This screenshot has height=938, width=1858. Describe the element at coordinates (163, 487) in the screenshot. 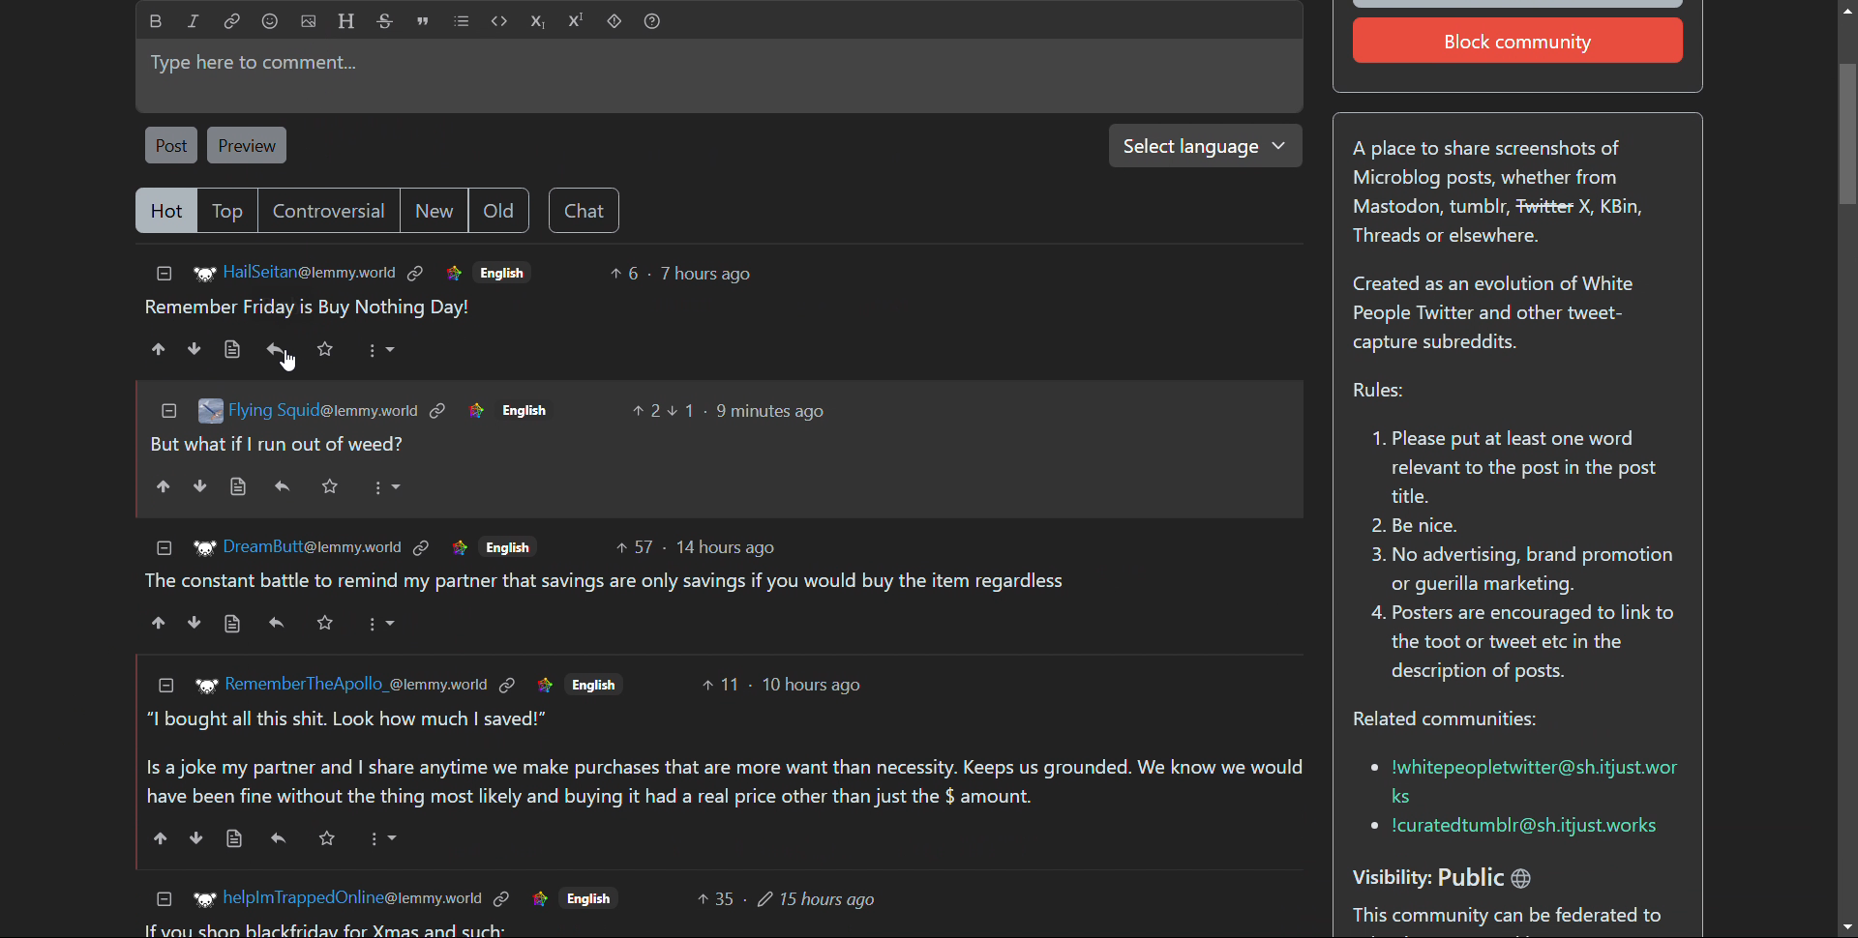

I see `upvote` at that location.